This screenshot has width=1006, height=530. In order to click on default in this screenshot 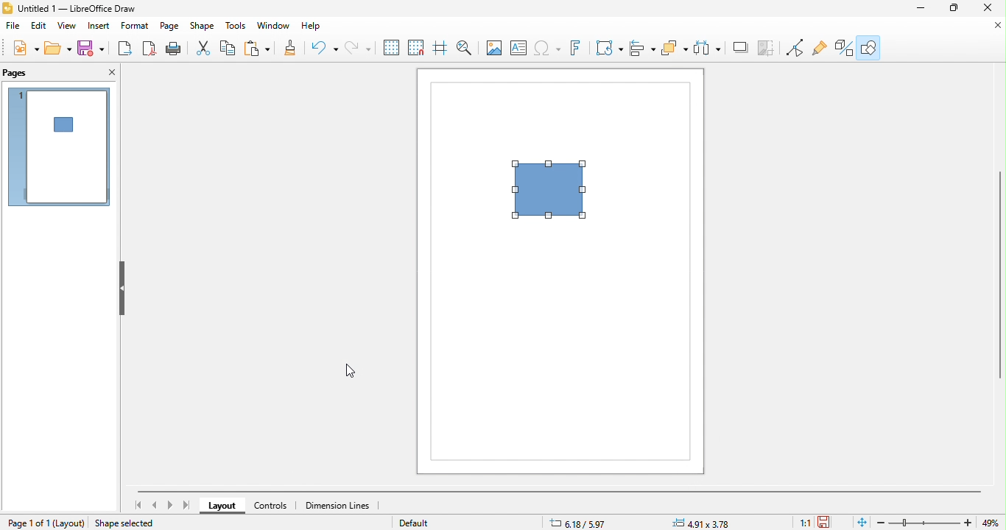, I will do `click(423, 522)`.